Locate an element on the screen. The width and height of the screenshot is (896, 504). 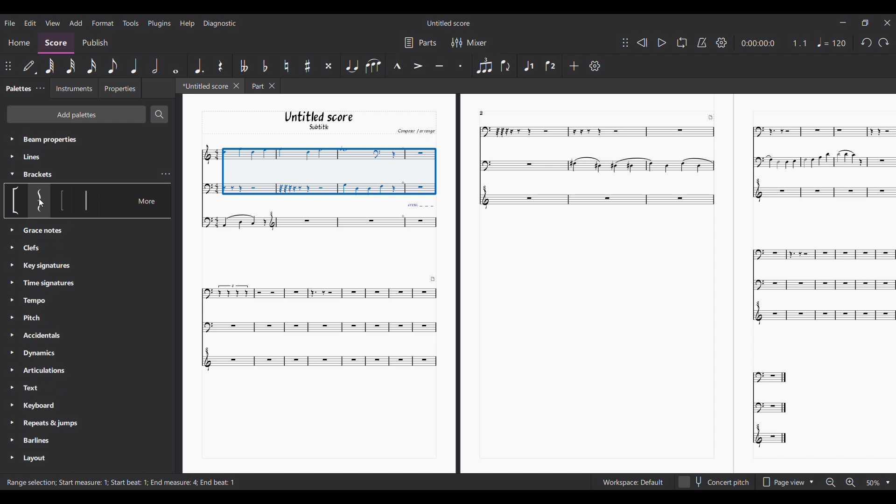
Tools is located at coordinates (131, 23).